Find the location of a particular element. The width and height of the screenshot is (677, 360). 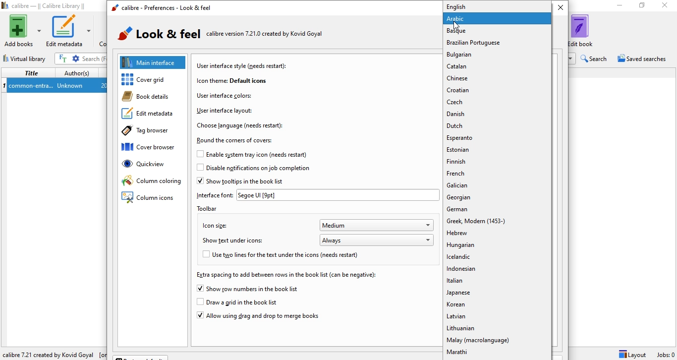

czech is located at coordinates (497, 102).